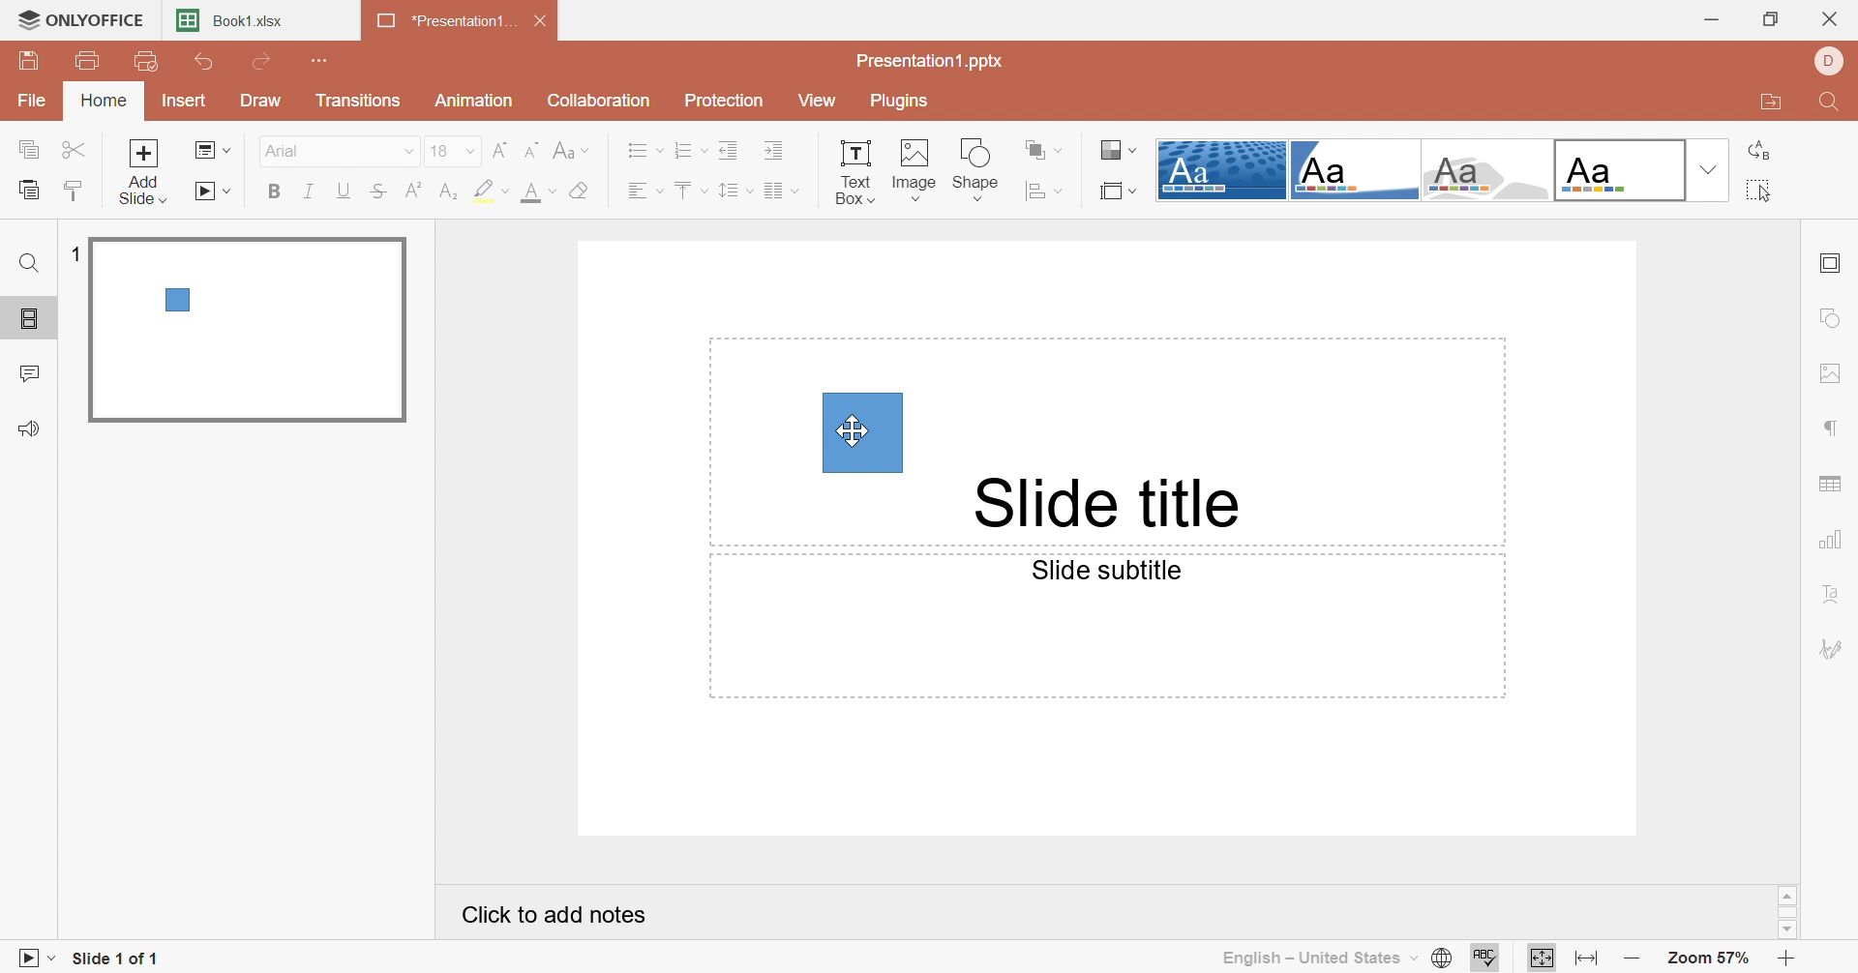  What do you see at coordinates (318, 61) in the screenshot?
I see `Customize quick access toolbar` at bounding box center [318, 61].